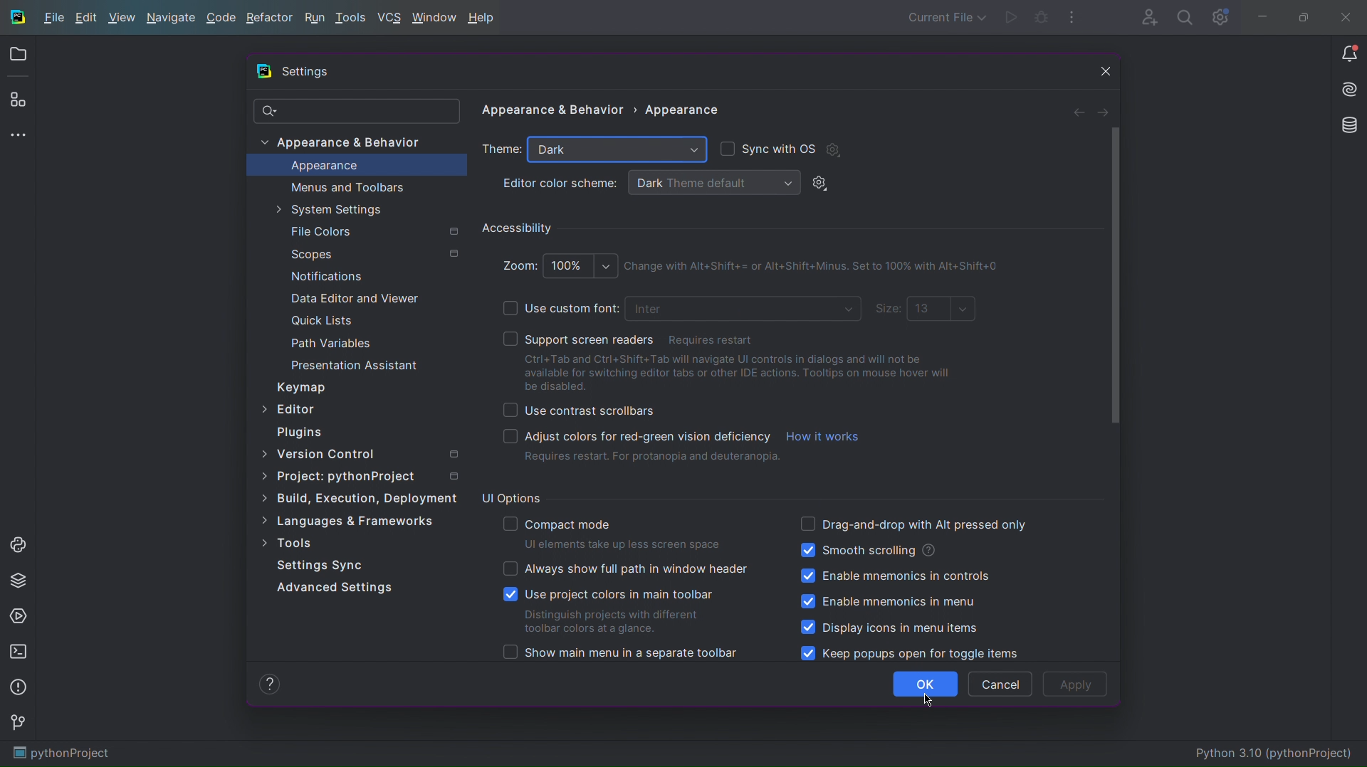  Describe the element at coordinates (824, 184) in the screenshot. I see `light settings` at that location.